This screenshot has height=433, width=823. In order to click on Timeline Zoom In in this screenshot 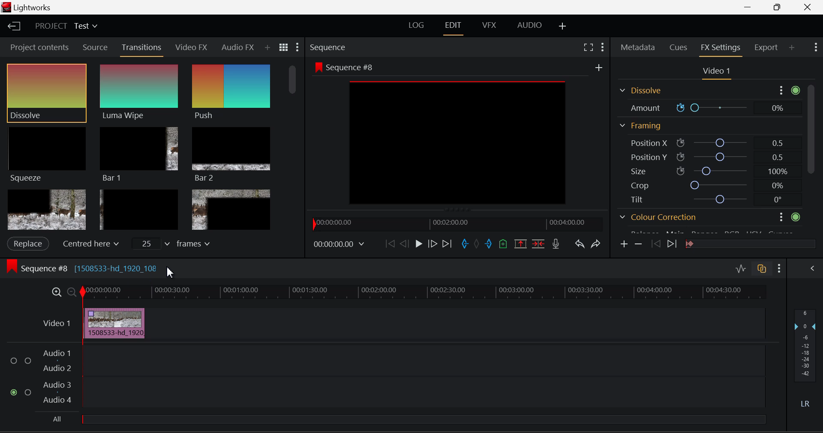, I will do `click(56, 293)`.